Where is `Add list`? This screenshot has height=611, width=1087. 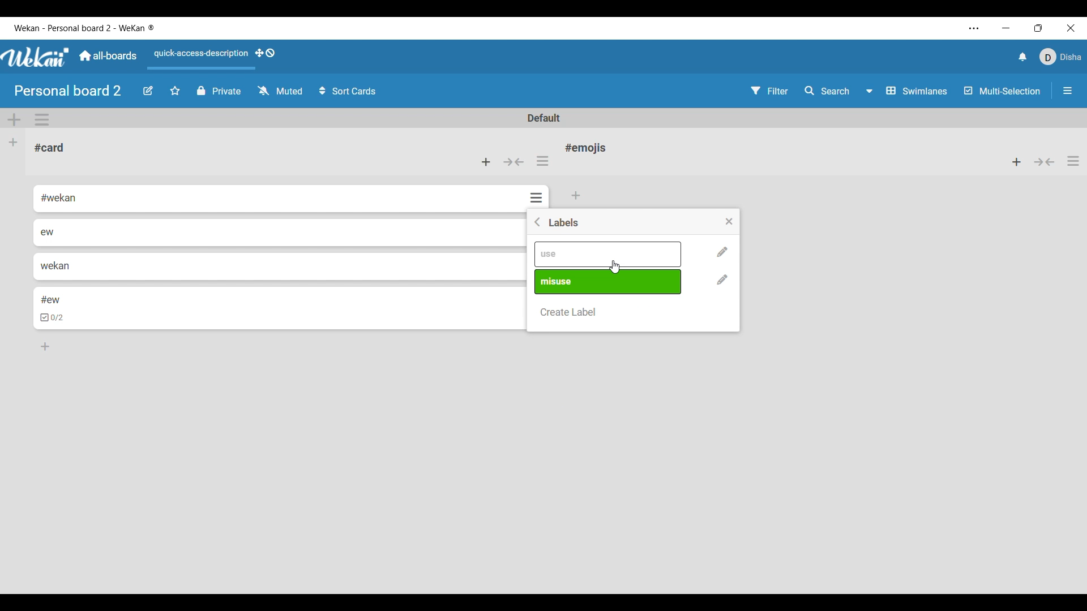 Add list is located at coordinates (13, 143).